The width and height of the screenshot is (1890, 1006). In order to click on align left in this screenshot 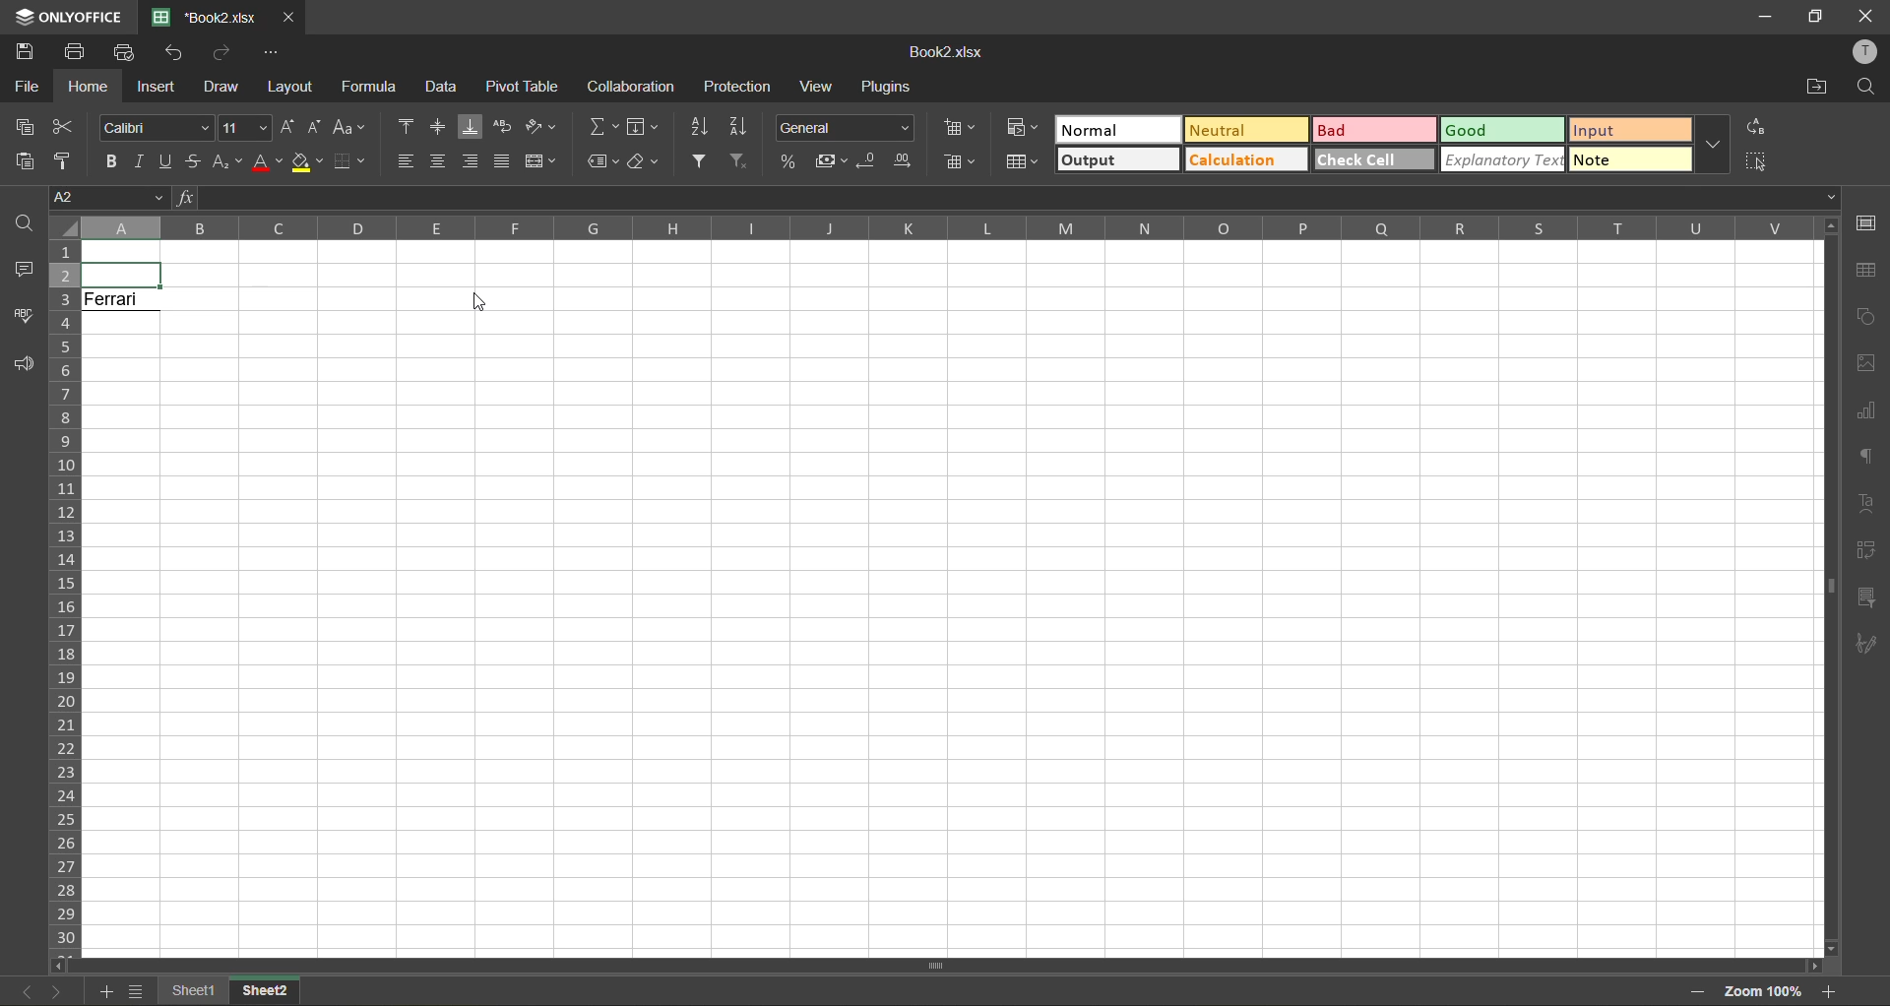, I will do `click(405, 165)`.